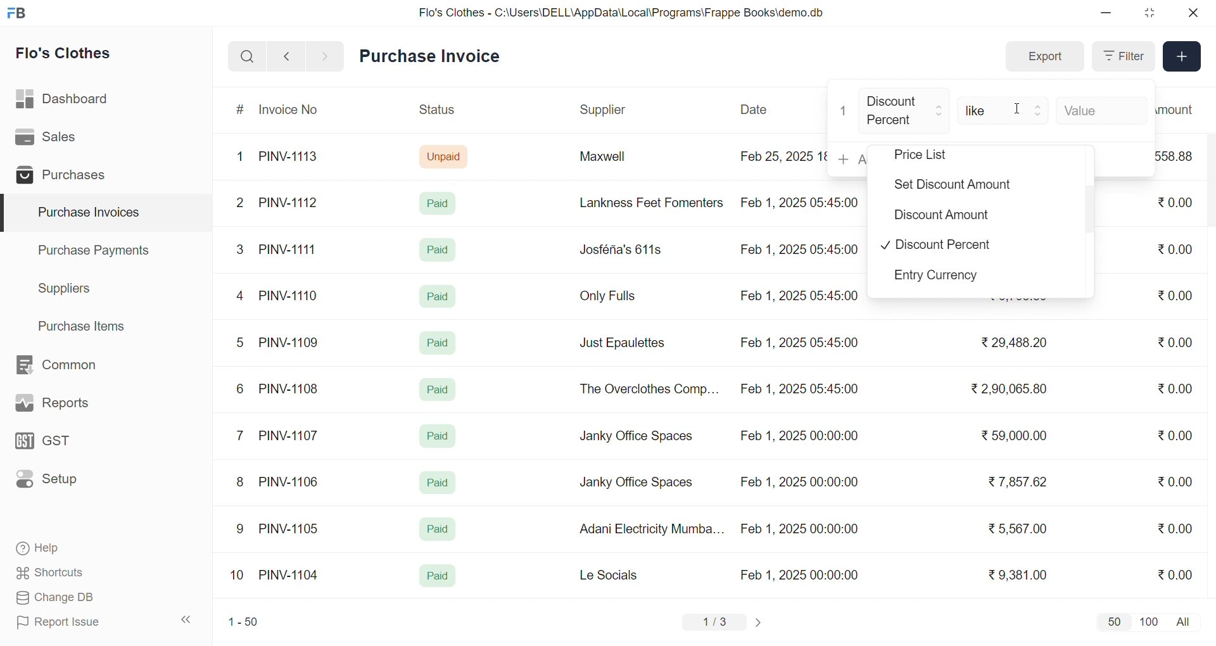 This screenshot has width=1216, height=646. I want to click on ₹29,488.20, so click(1010, 343).